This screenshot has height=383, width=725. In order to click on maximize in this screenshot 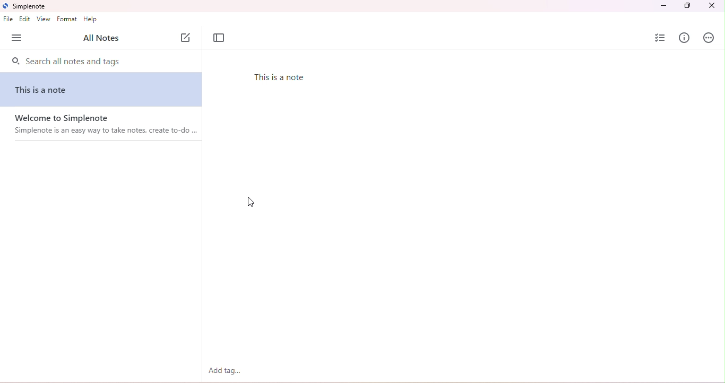, I will do `click(688, 6)`.